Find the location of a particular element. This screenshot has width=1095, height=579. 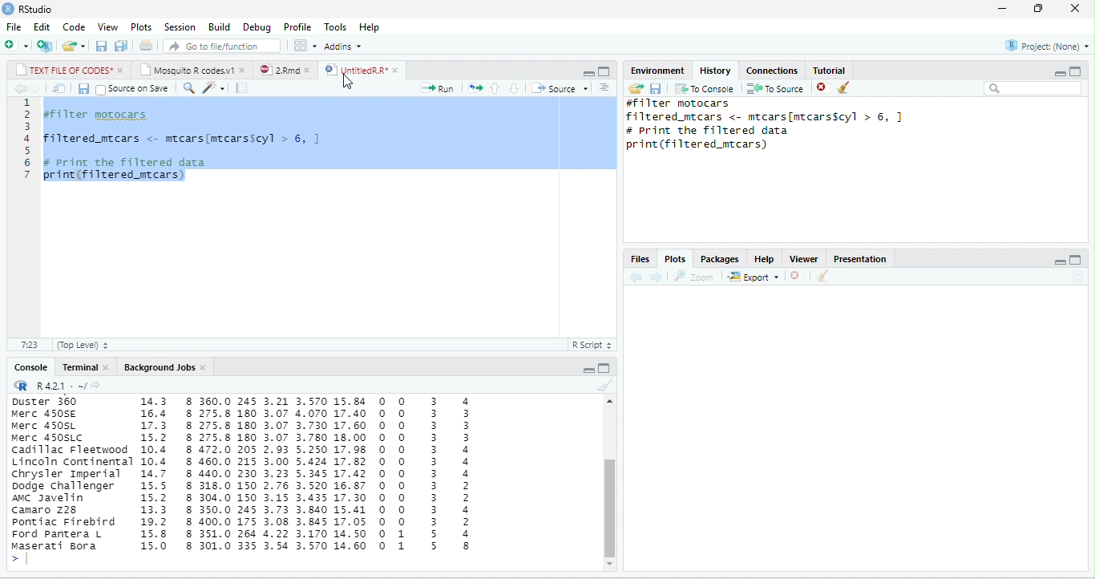

View is located at coordinates (108, 26).